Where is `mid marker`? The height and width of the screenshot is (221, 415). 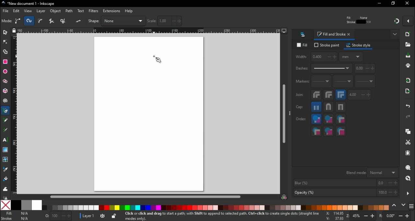 mid marker is located at coordinates (344, 84).